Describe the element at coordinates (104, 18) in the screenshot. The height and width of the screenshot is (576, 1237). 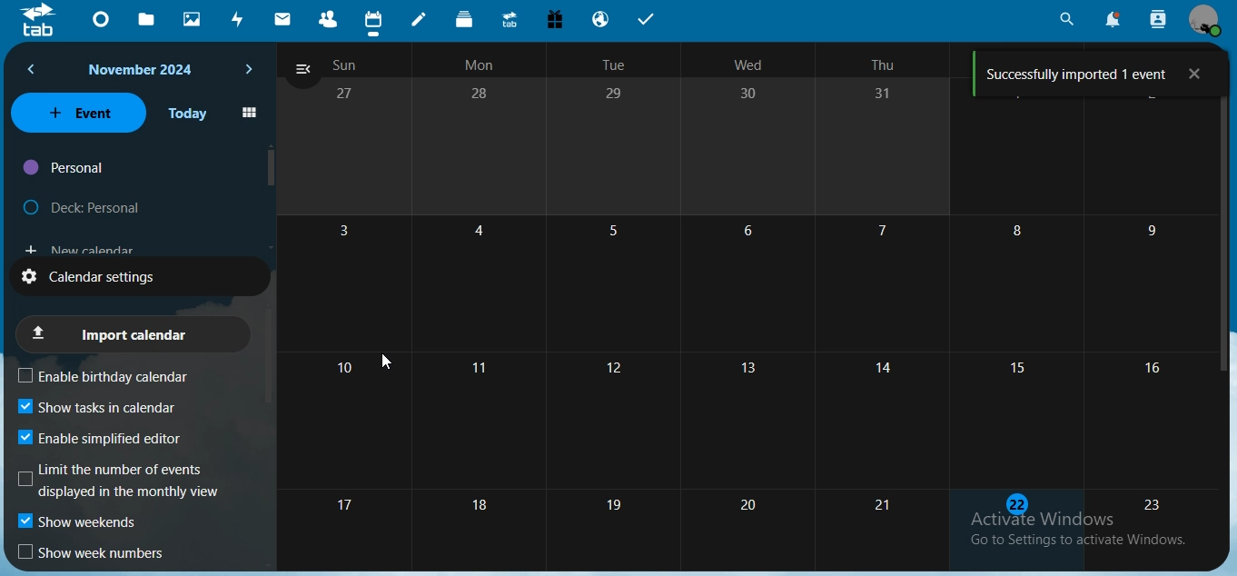
I see `dashboard` at that location.